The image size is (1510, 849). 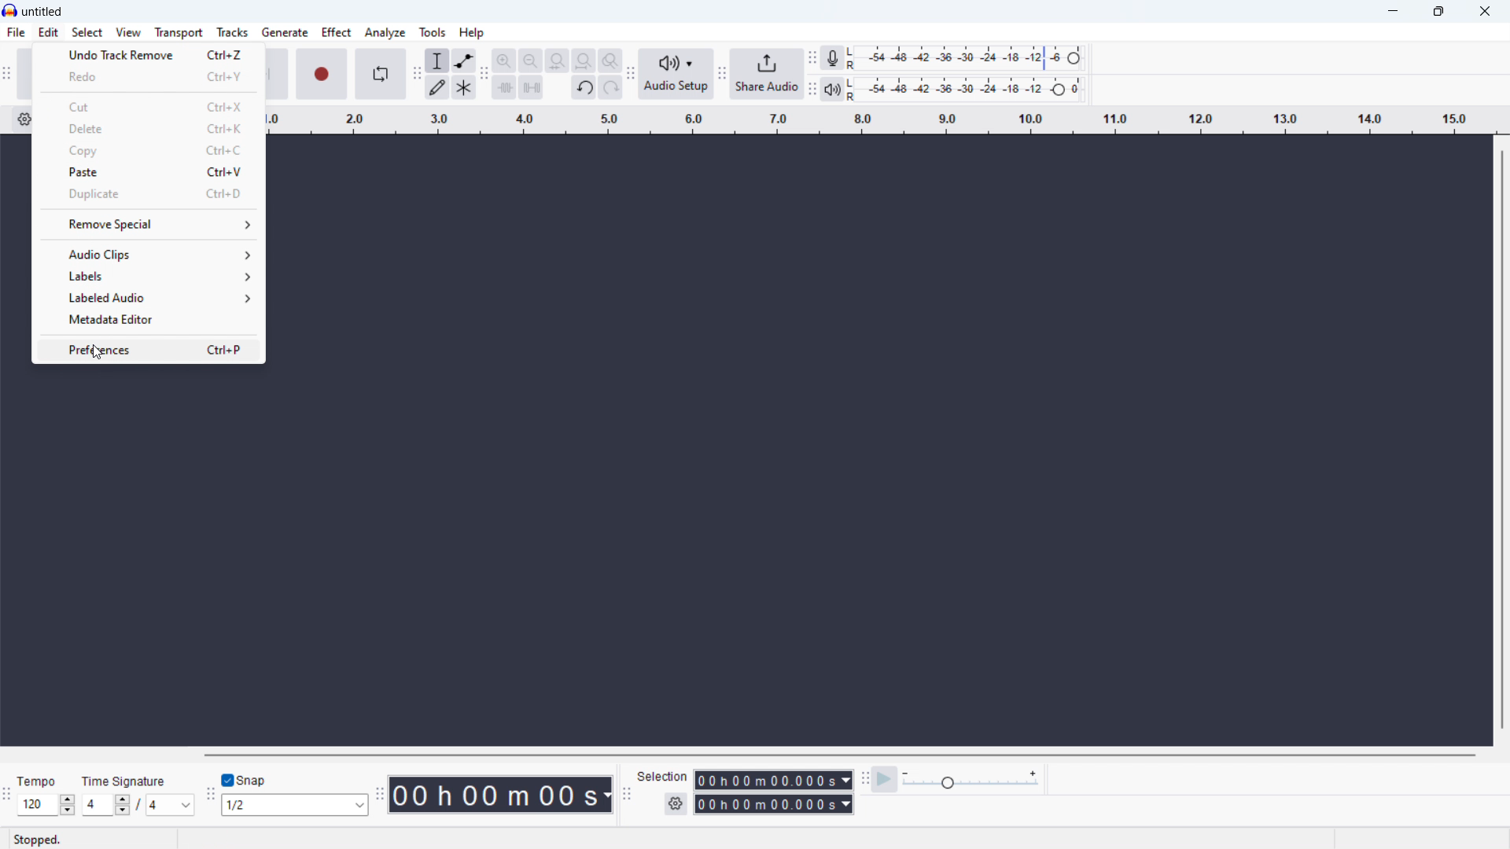 What do you see at coordinates (842, 755) in the screenshot?
I see `horizontal scrollbar` at bounding box center [842, 755].